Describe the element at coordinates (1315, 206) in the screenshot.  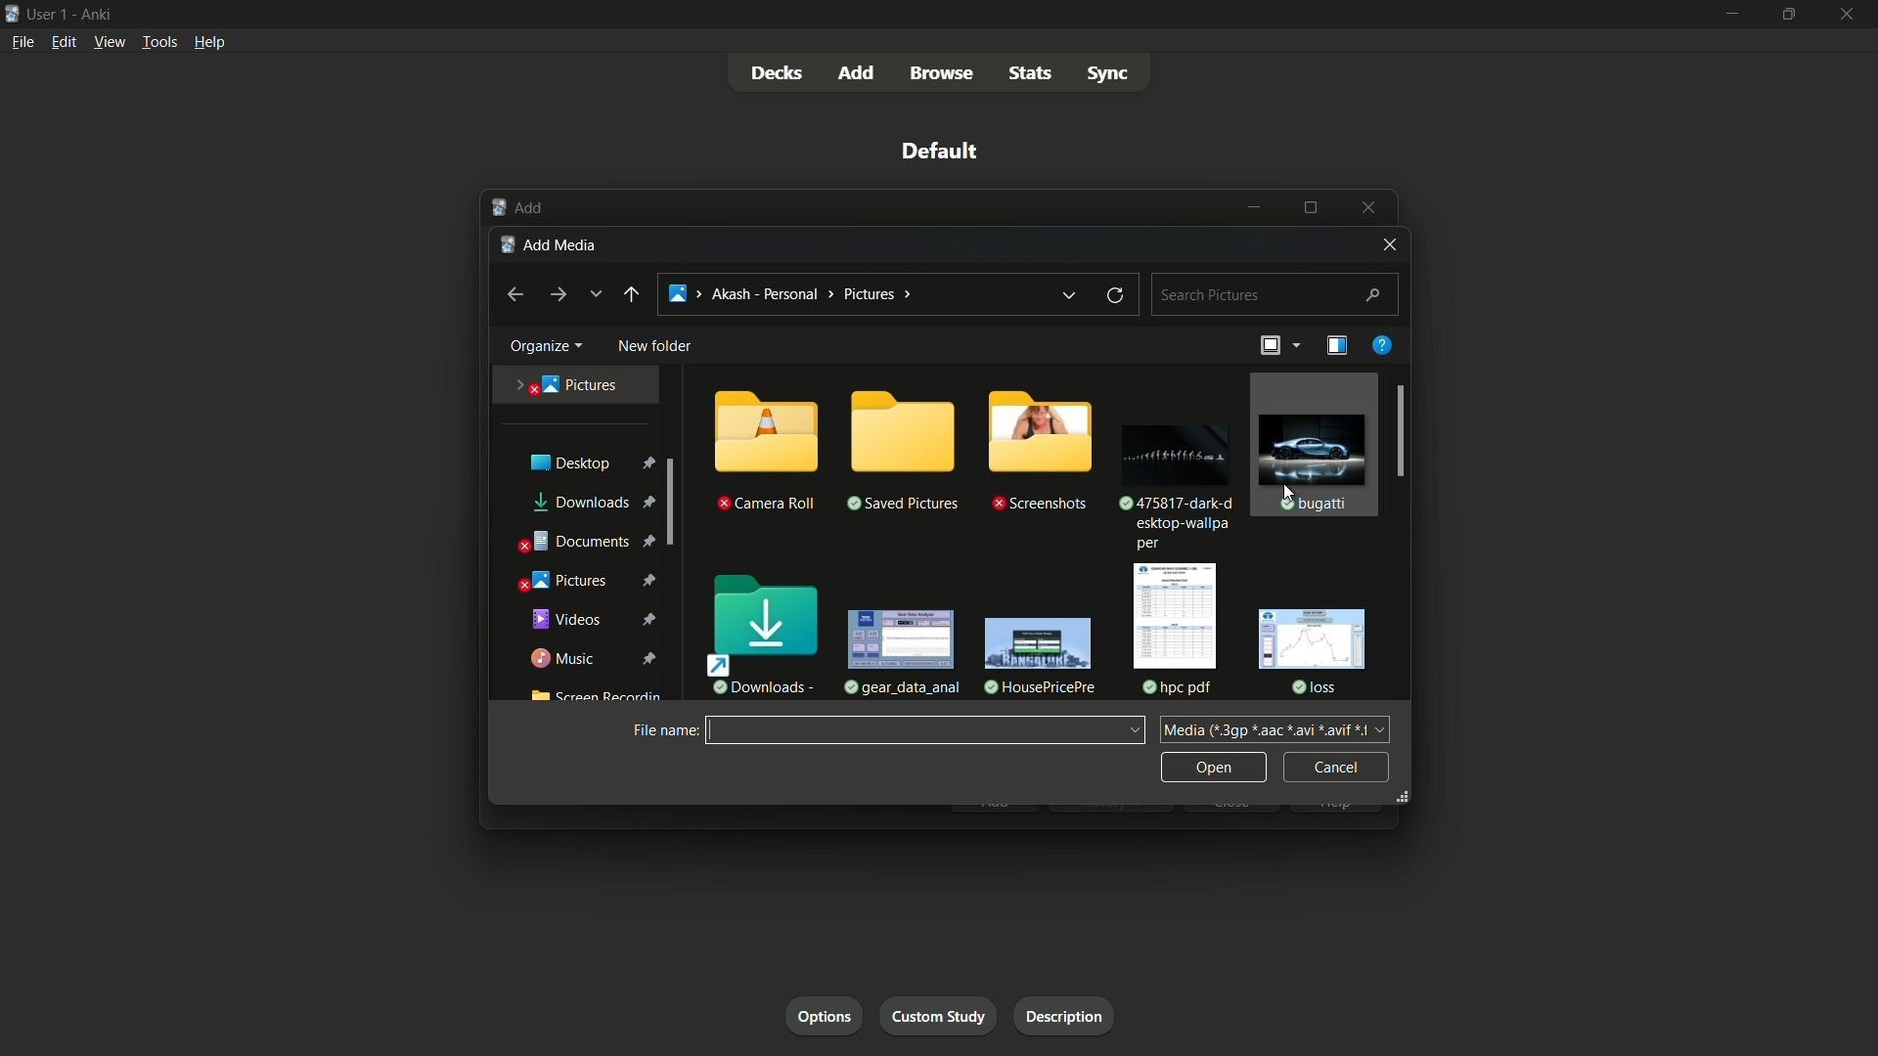
I see `Maximize` at that location.